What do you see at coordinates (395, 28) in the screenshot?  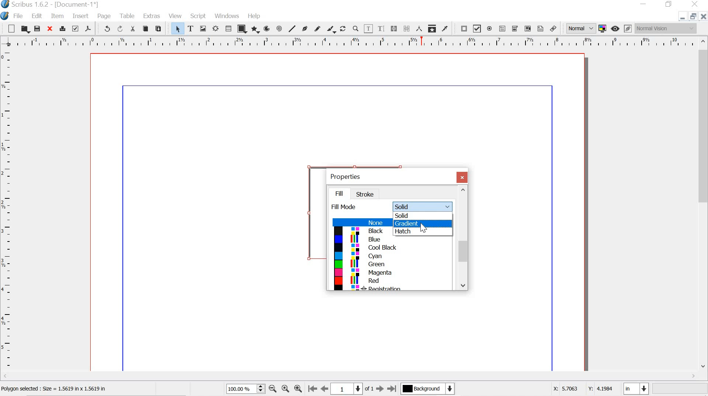 I see `link text frames` at bounding box center [395, 28].